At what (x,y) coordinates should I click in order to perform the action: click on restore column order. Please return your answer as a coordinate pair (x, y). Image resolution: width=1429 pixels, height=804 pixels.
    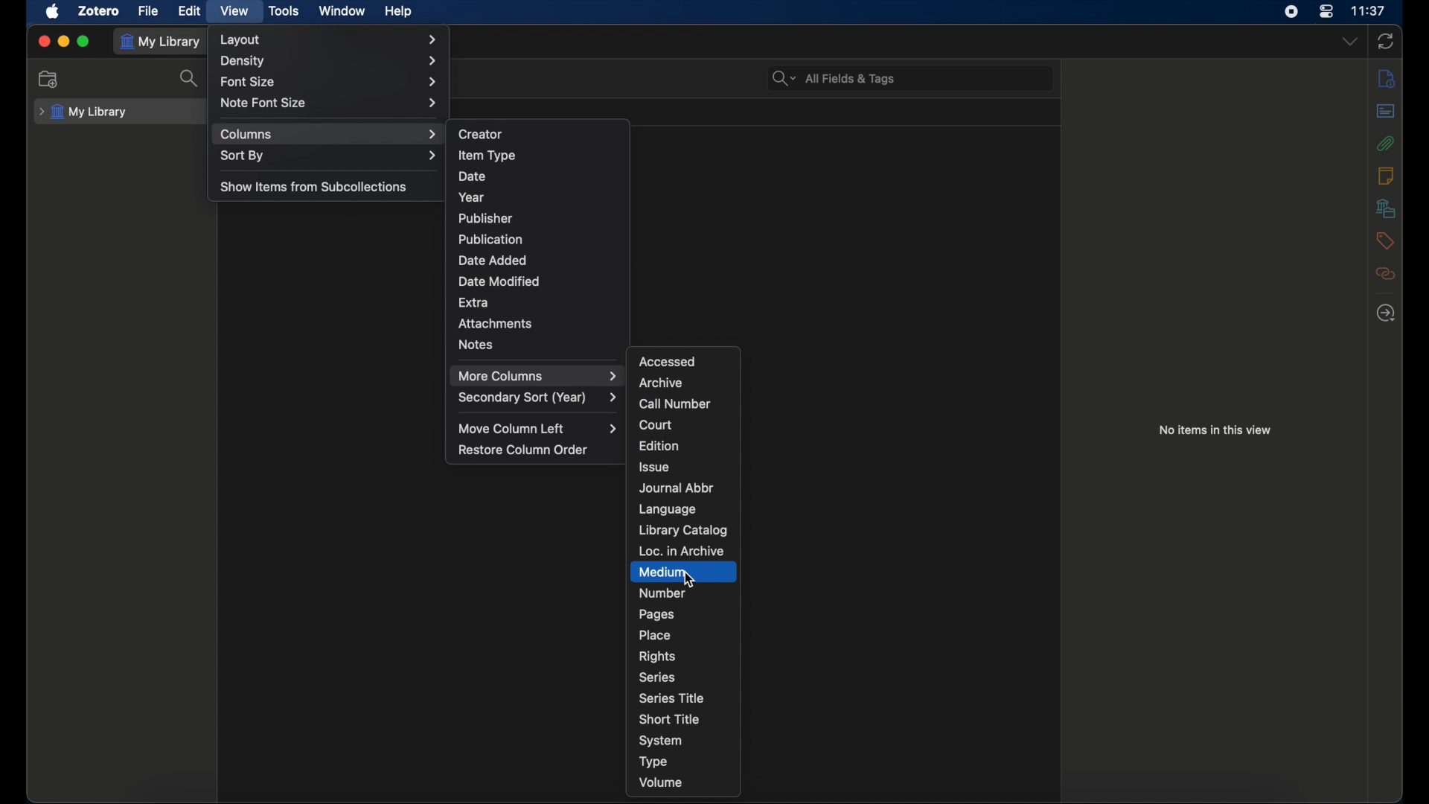
    Looking at the image, I should click on (523, 450).